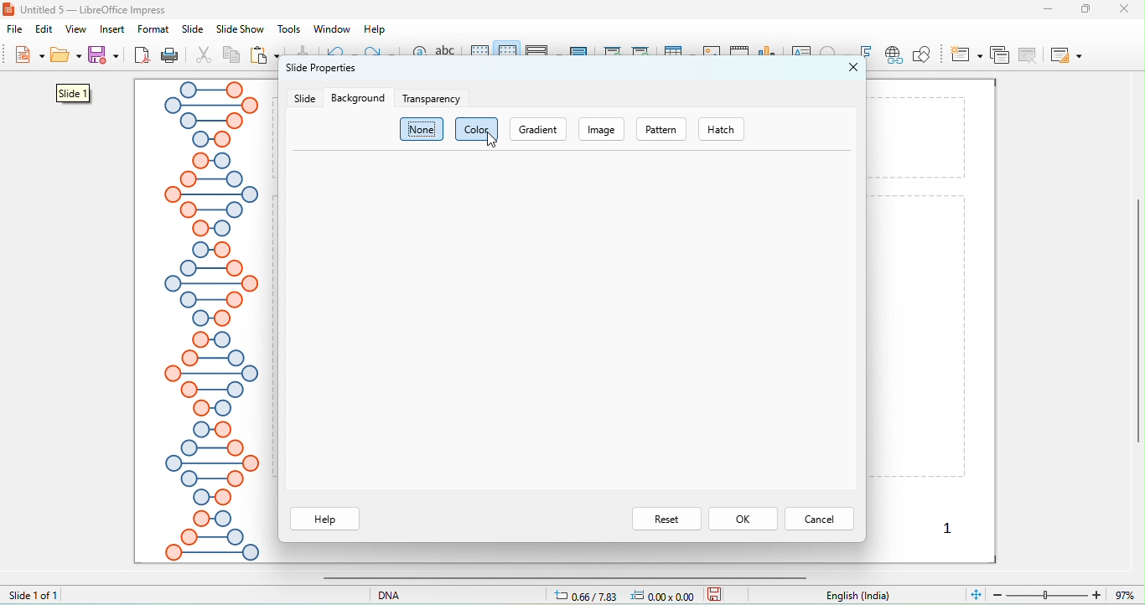  Describe the element at coordinates (837, 53) in the screenshot. I see `special characters` at that location.